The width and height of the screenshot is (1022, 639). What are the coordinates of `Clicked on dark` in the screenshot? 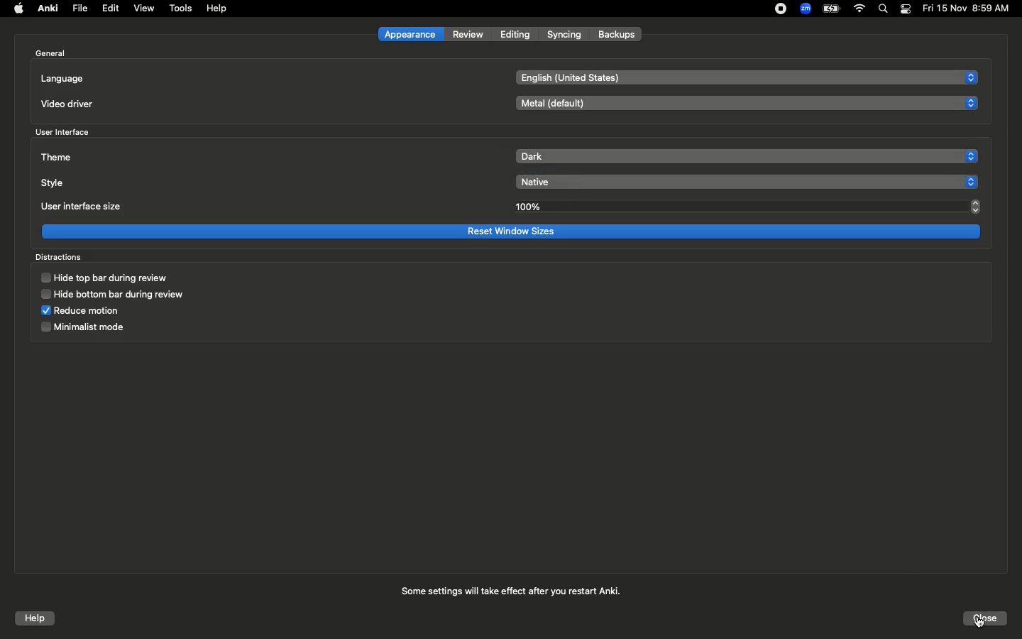 It's located at (555, 158).